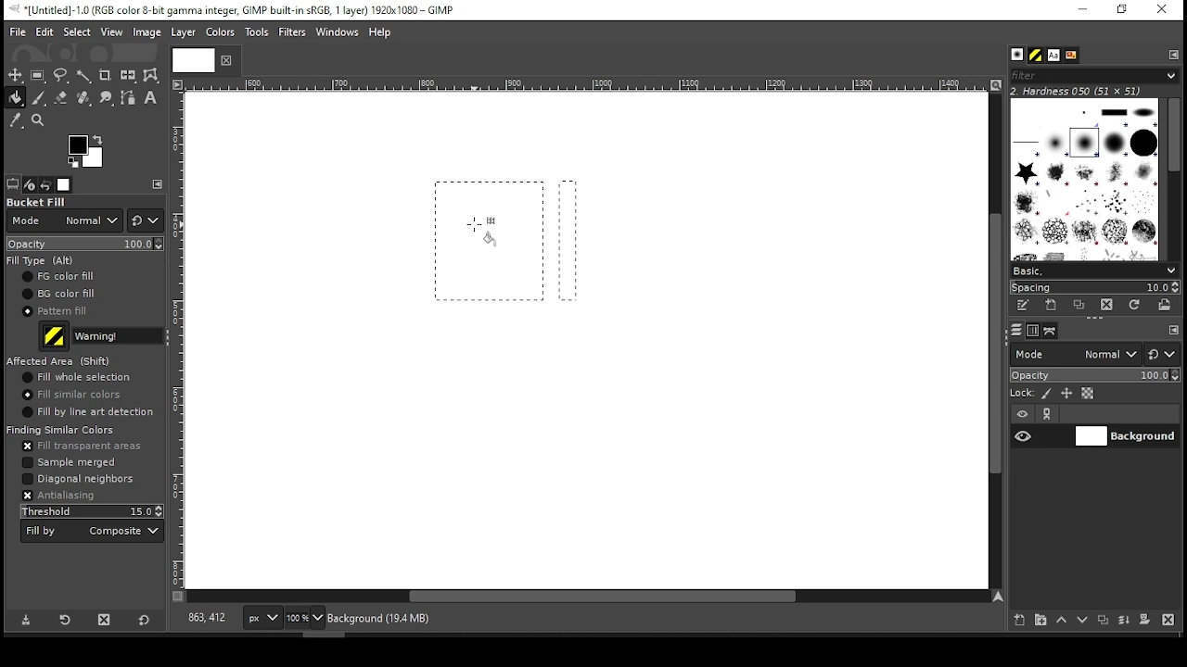 This screenshot has width=1187, height=667. I want to click on fill by line art detection, so click(92, 413).